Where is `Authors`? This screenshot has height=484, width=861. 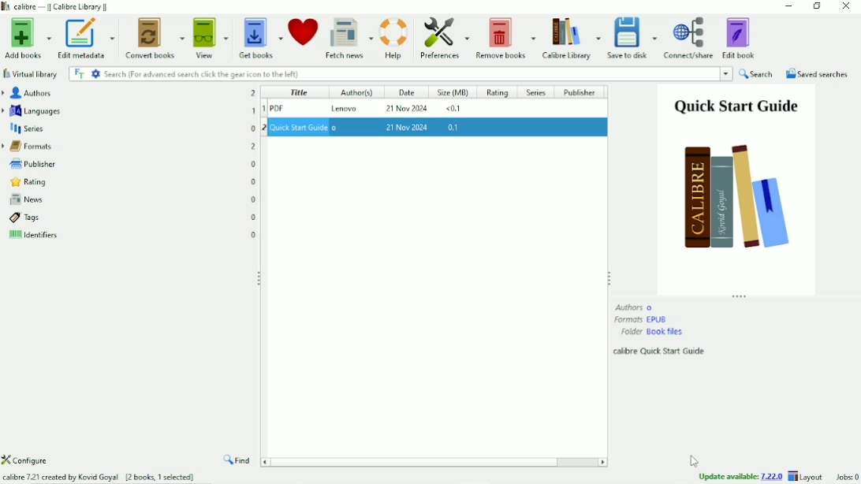
Authors is located at coordinates (635, 307).